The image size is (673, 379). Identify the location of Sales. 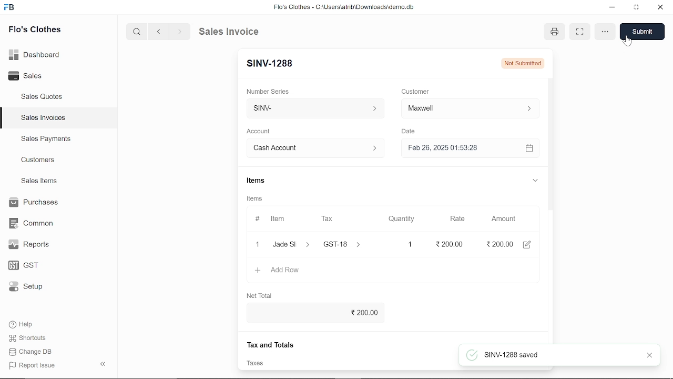
(37, 76).